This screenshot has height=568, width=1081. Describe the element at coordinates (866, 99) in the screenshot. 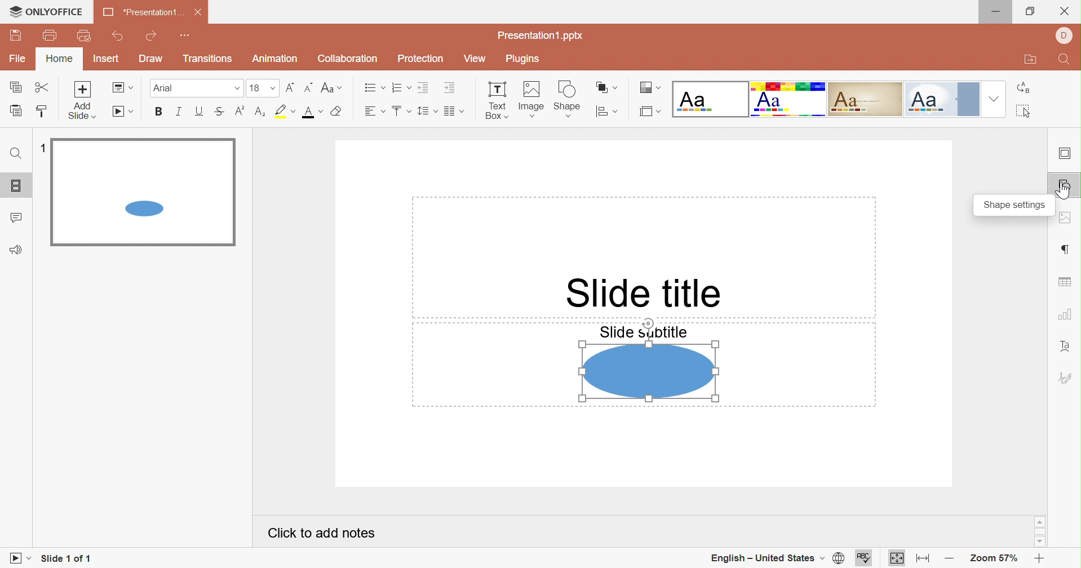

I see `Classic` at that location.